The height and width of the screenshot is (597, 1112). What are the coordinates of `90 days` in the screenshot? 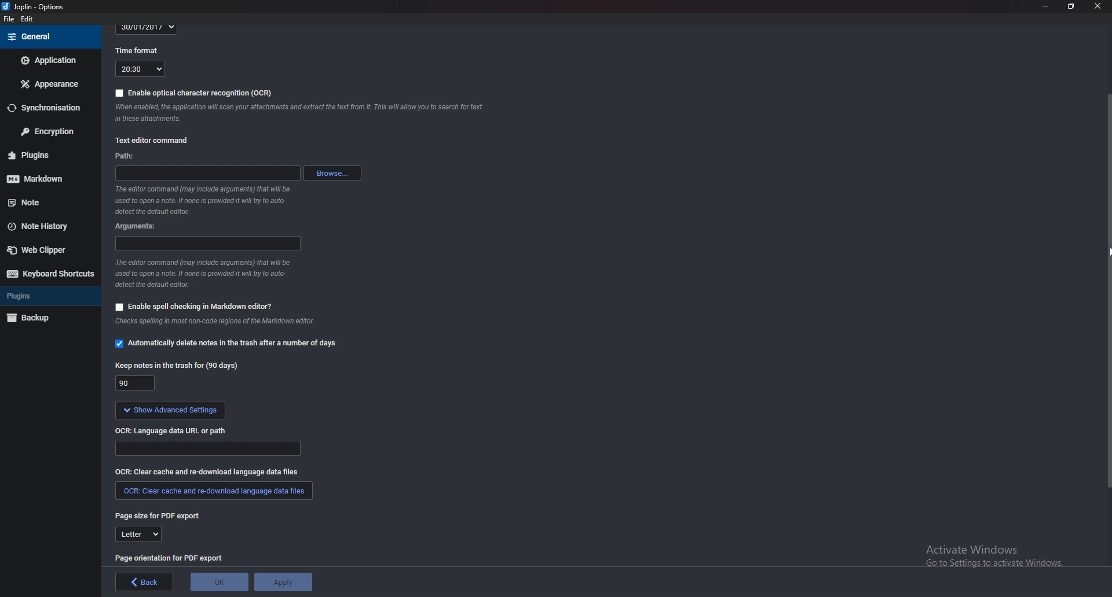 It's located at (136, 384).